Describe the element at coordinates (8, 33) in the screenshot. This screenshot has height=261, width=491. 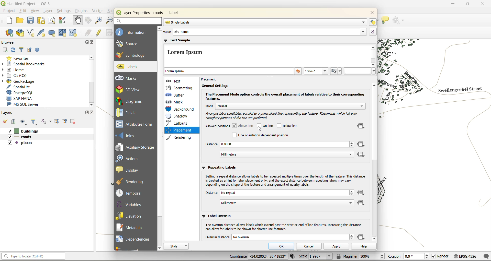
I see `open data source manager` at that location.